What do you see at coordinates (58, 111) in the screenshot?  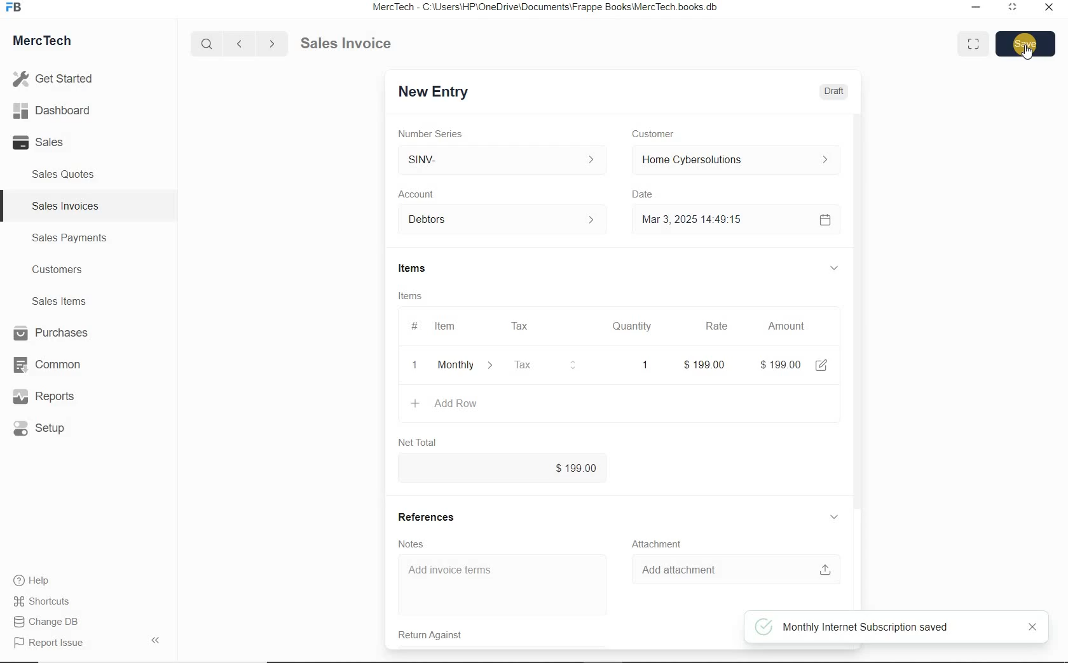 I see `Dashboard` at bounding box center [58, 111].